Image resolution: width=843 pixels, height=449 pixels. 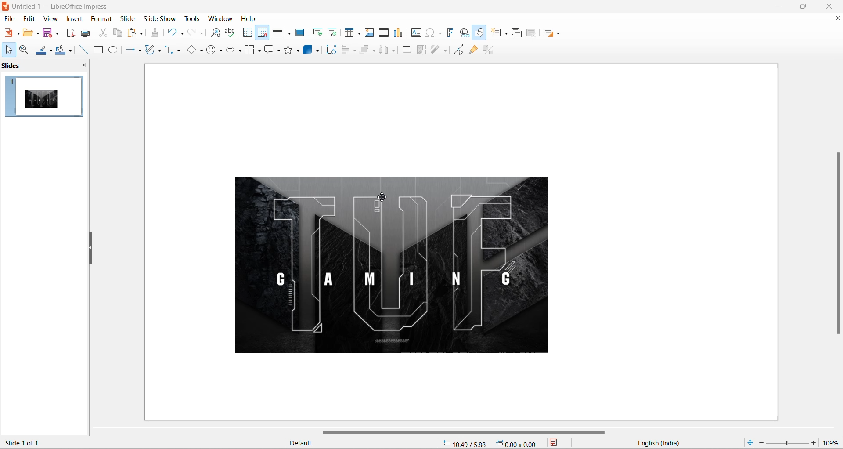 I want to click on fit current slide to windows, so click(x=749, y=442).